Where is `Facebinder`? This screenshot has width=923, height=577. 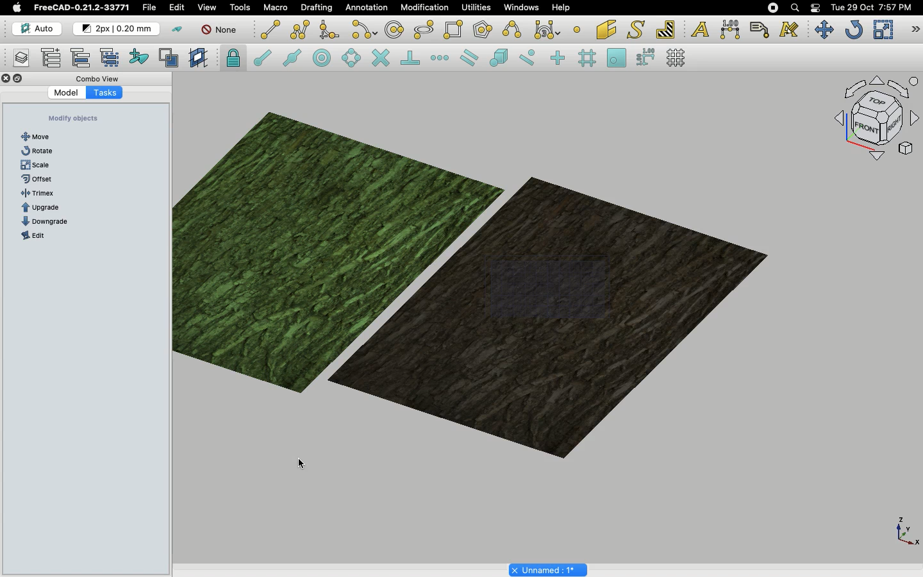
Facebinder is located at coordinates (606, 31).